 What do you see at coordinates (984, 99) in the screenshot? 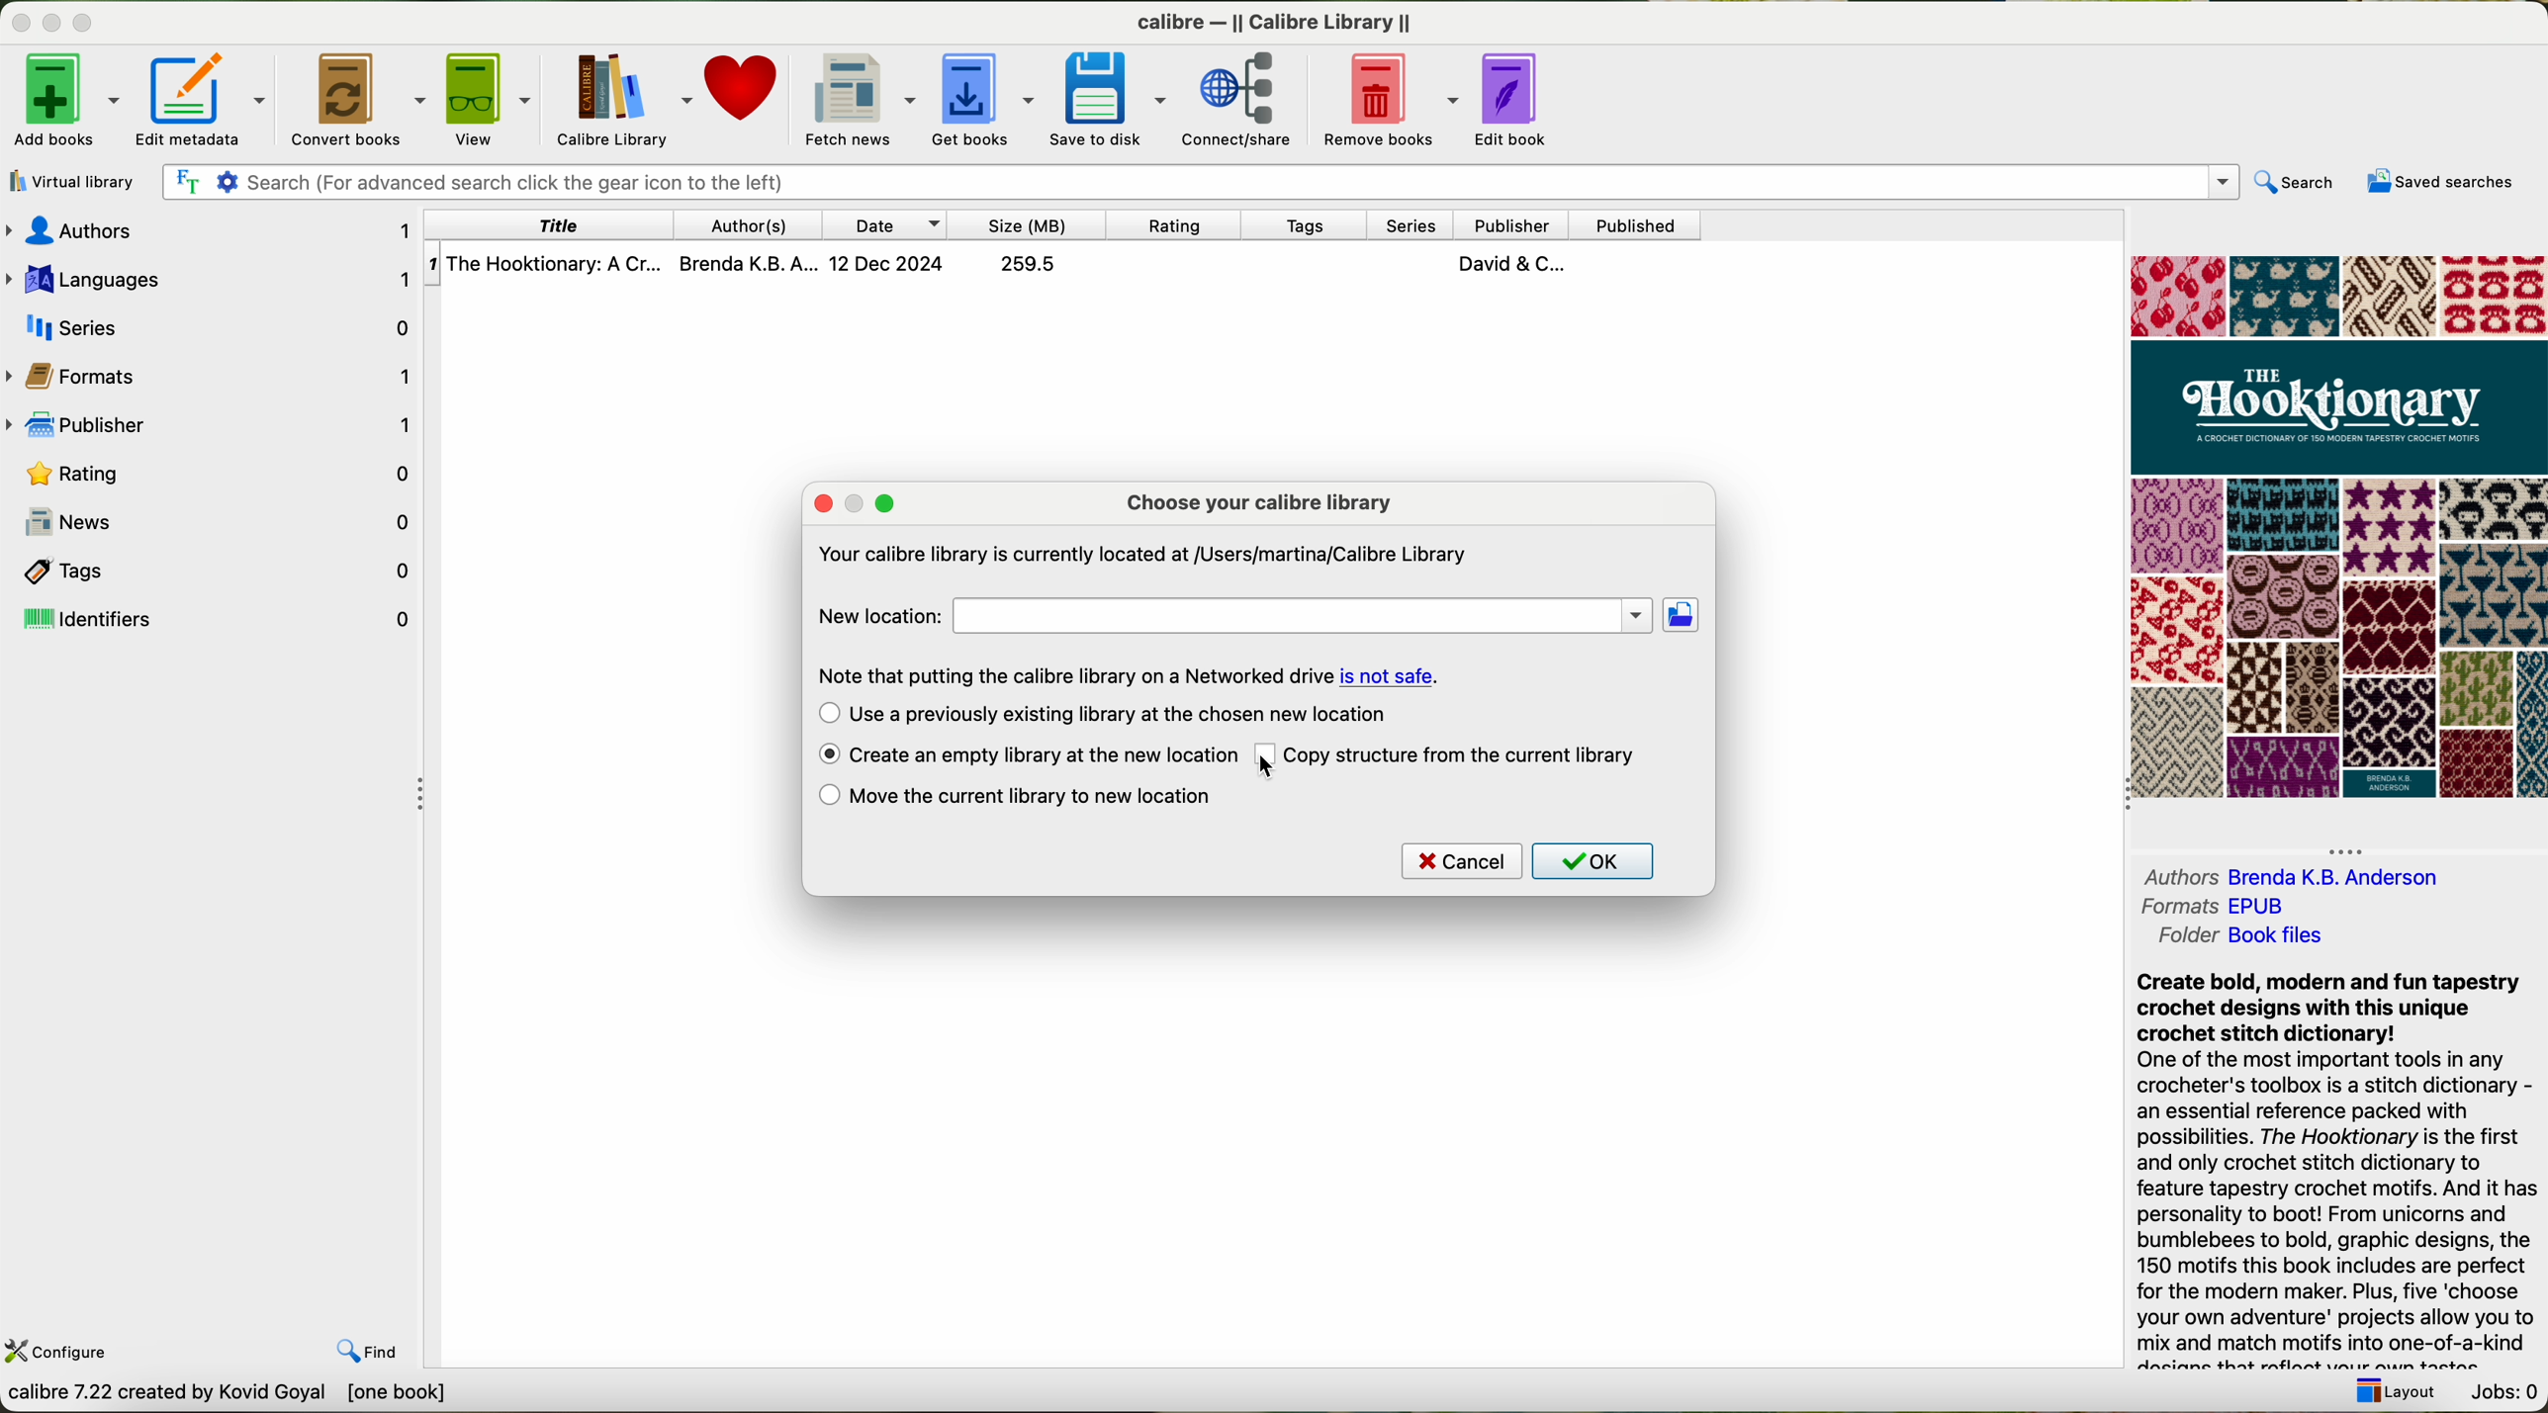
I see `get books` at bounding box center [984, 99].